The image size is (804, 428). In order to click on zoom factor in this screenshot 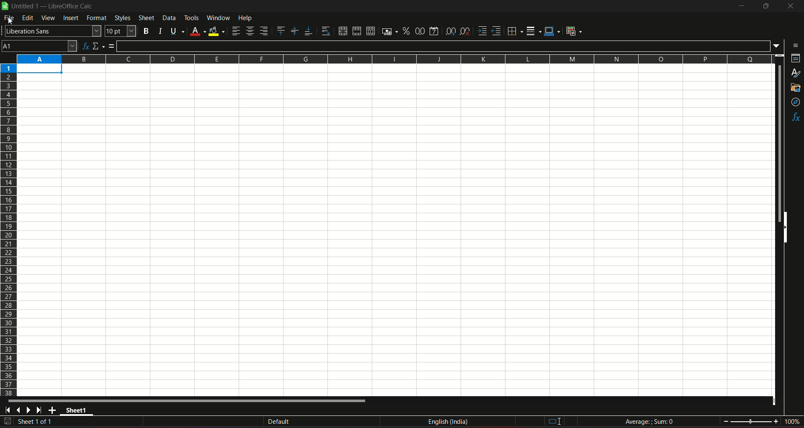, I will do `click(791, 422)`.